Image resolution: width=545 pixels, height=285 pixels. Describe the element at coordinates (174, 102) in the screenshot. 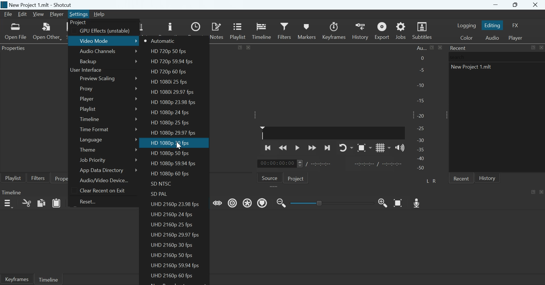

I see `HD 1080p 23.98fps` at that location.